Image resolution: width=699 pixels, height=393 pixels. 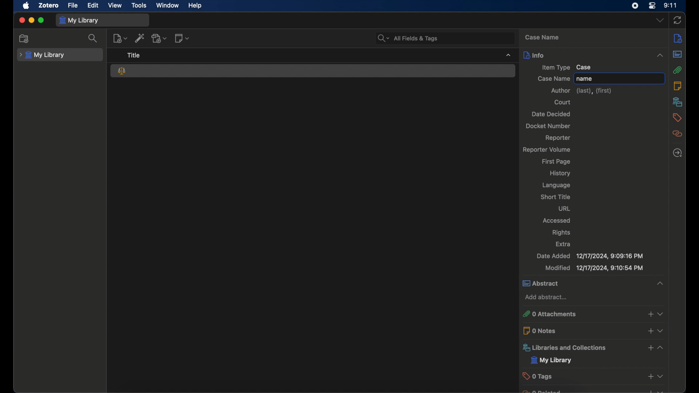 What do you see at coordinates (594, 348) in the screenshot?
I see `libraries` at bounding box center [594, 348].